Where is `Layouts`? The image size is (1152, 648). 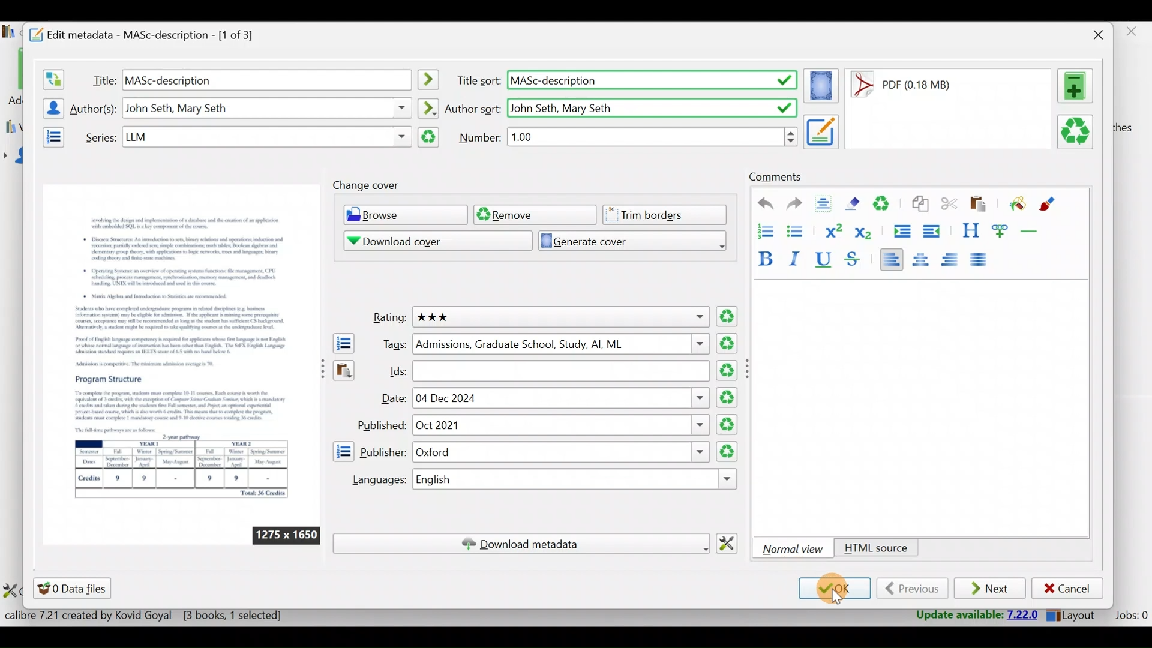
Layouts is located at coordinates (1075, 615).